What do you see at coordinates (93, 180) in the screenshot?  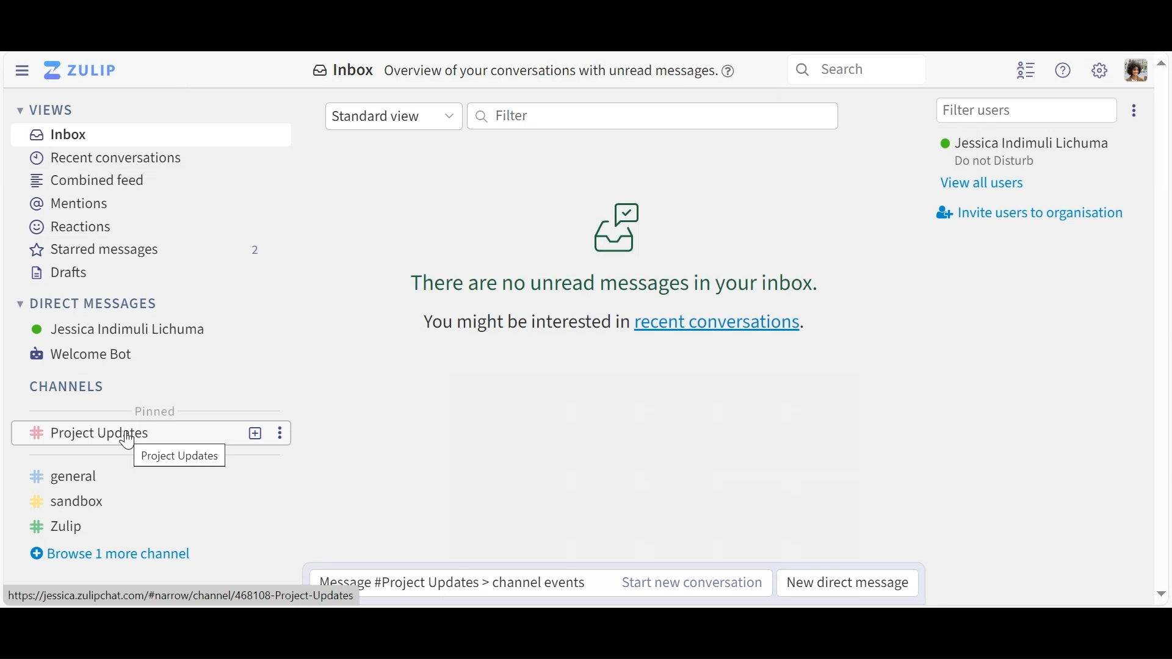 I see `Combined feed` at bounding box center [93, 180].